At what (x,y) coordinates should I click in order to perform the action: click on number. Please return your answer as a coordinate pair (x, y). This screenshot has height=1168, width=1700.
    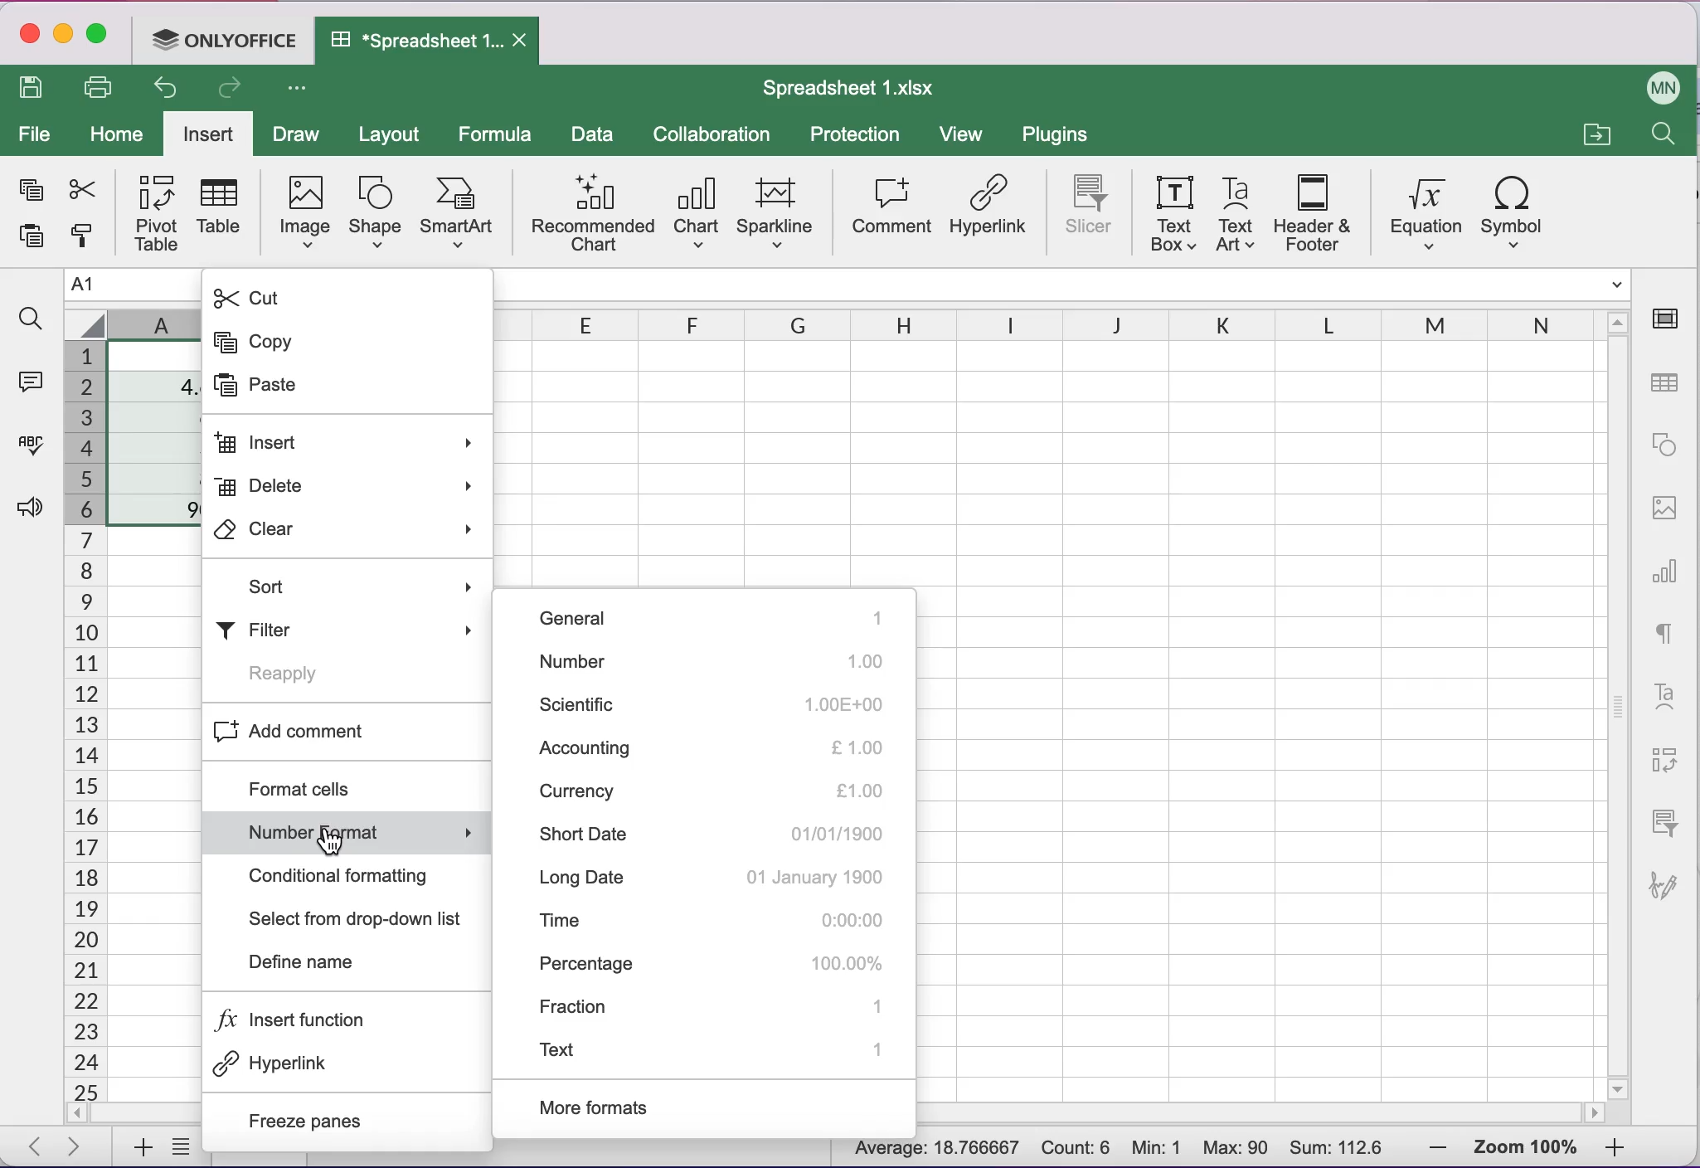
    Looking at the image, I should click on (721, 662).